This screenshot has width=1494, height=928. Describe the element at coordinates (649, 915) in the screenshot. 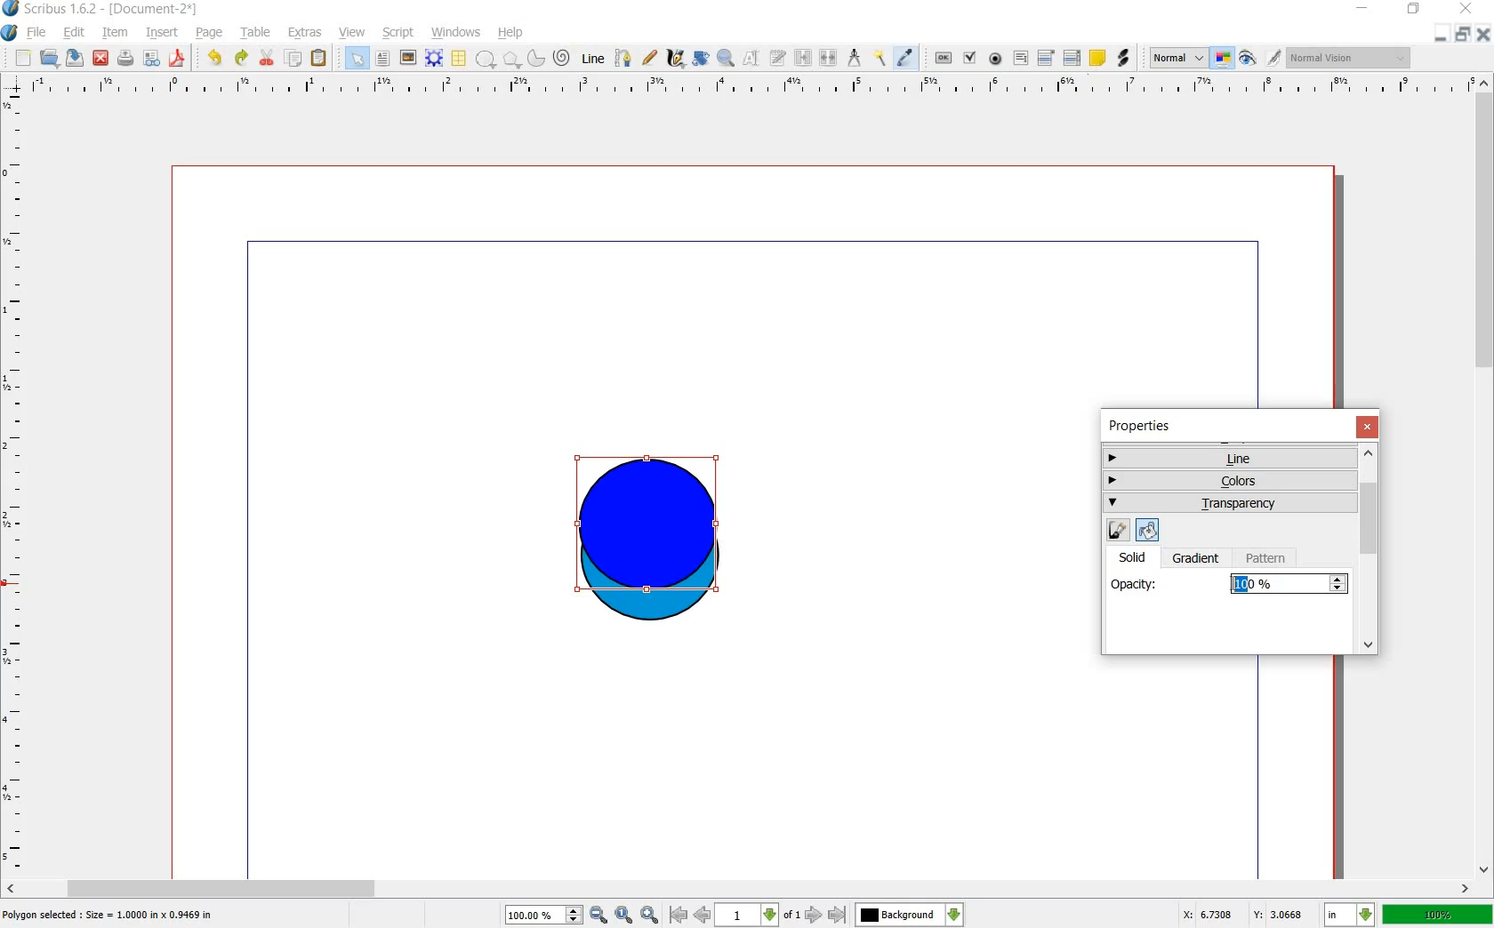

I see `zoom in` at that location.